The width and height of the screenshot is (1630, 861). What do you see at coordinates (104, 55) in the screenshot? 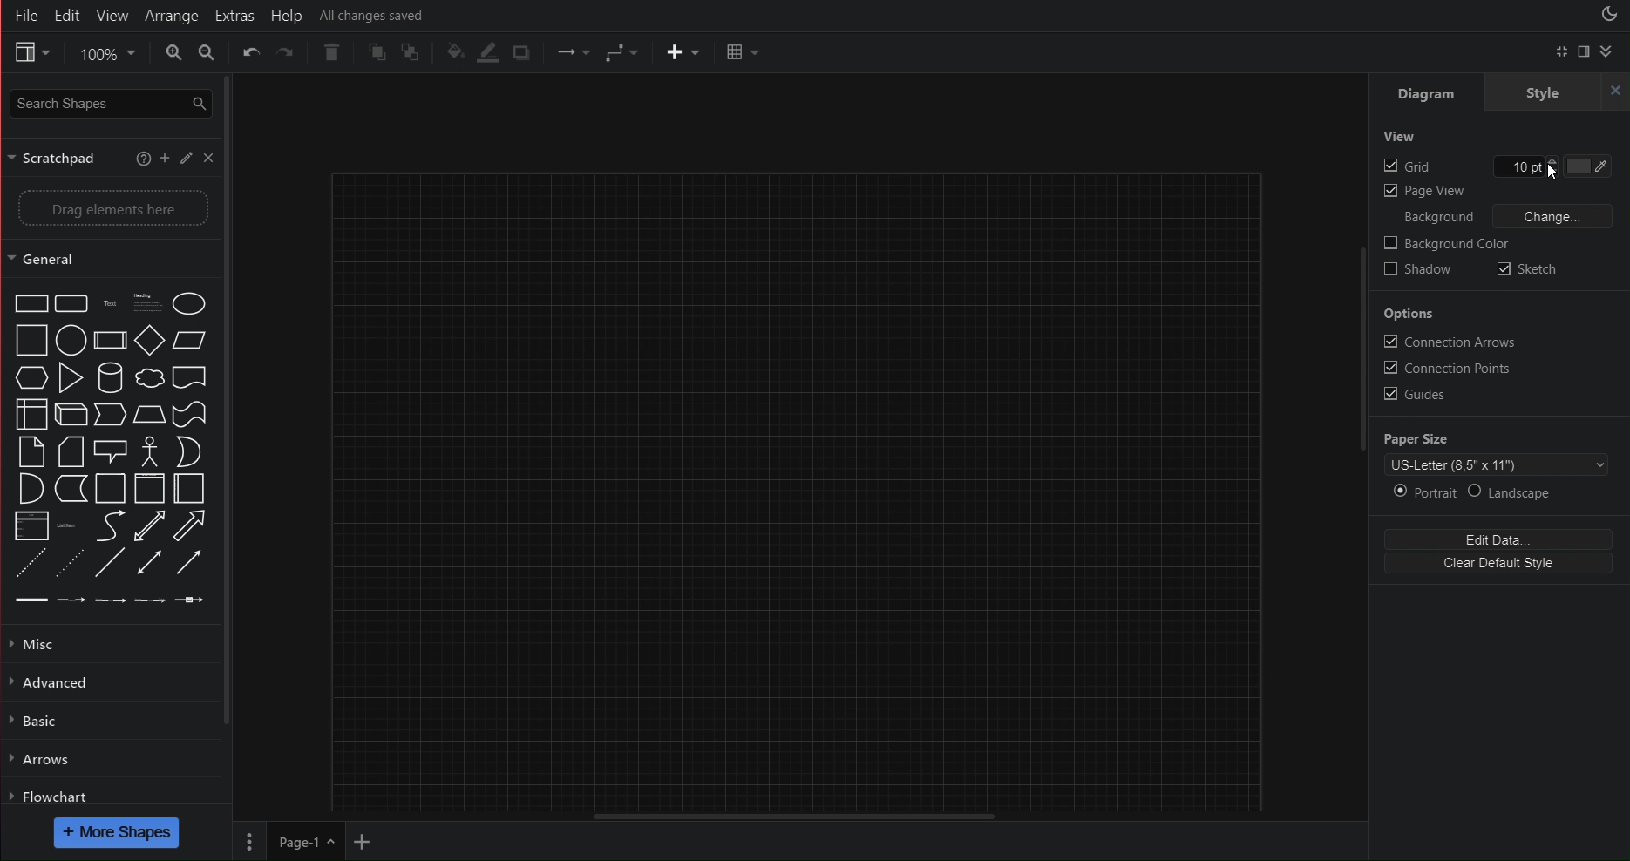
I see `Zoom` at bounding box center [104, 55].